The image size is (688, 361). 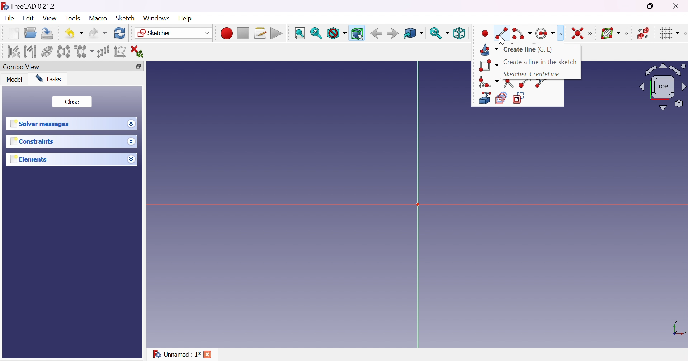 What do you see at coordinates (226, 33) in the screenshot?
I see `Macros recording` at bounding box center [226, 33].